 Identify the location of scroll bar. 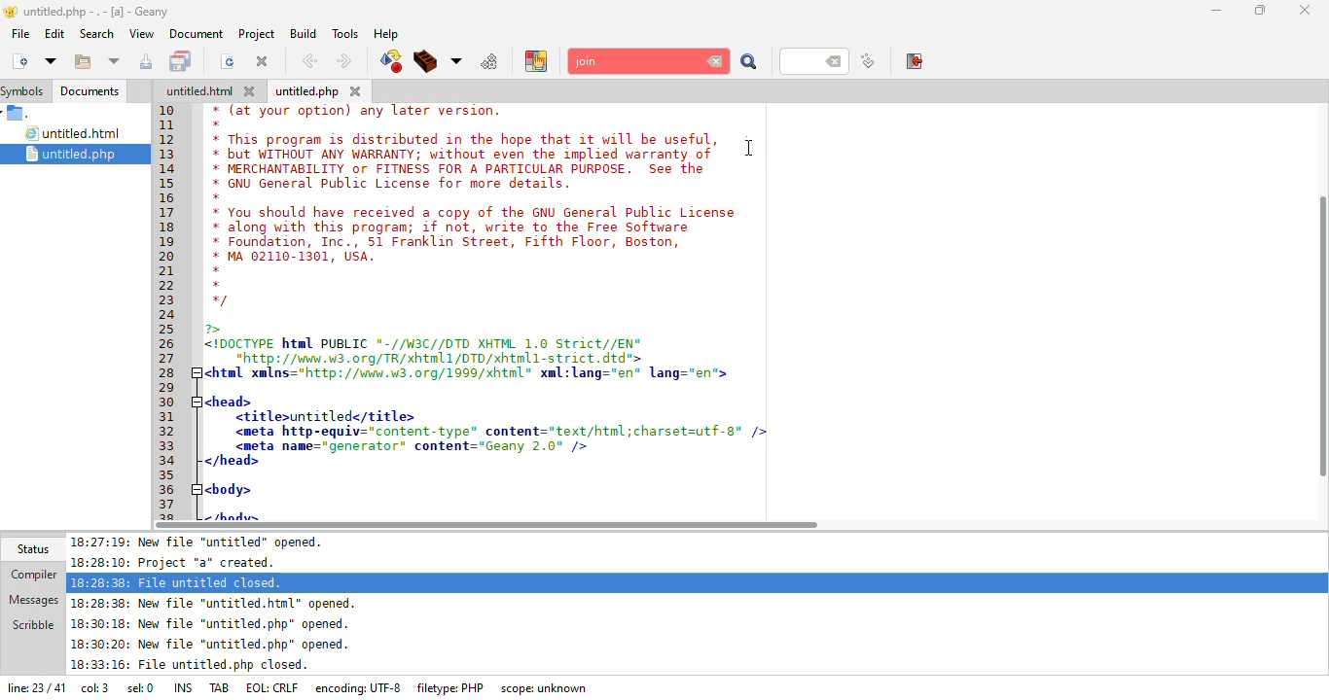
(1325, 329).